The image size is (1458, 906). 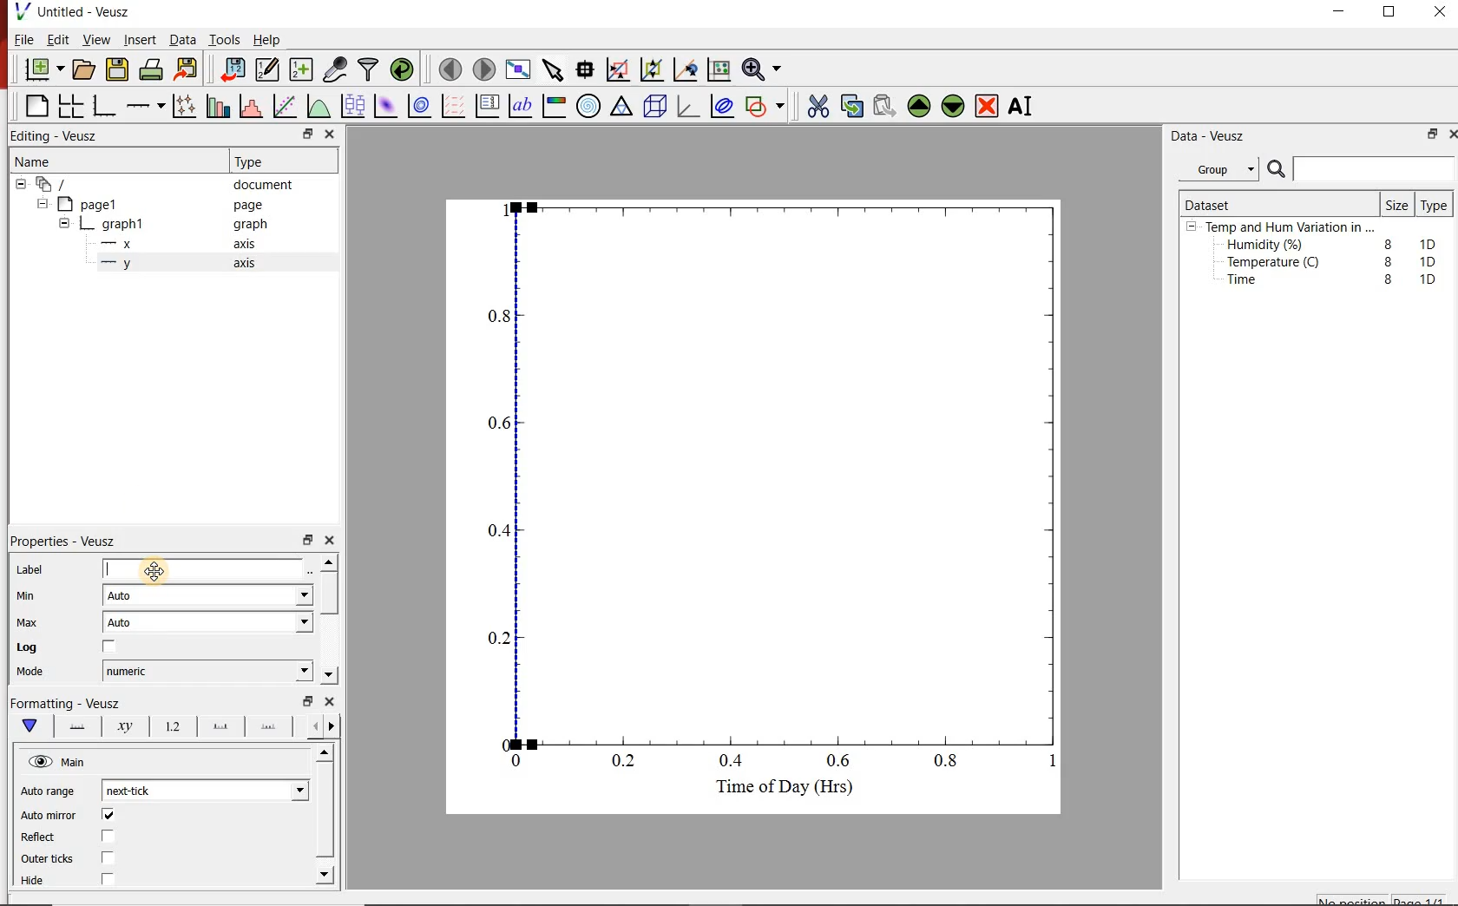 What do you see at coordinates (154, 568) in the screenshot?
I see `Label` at bounding box center [154, 568].